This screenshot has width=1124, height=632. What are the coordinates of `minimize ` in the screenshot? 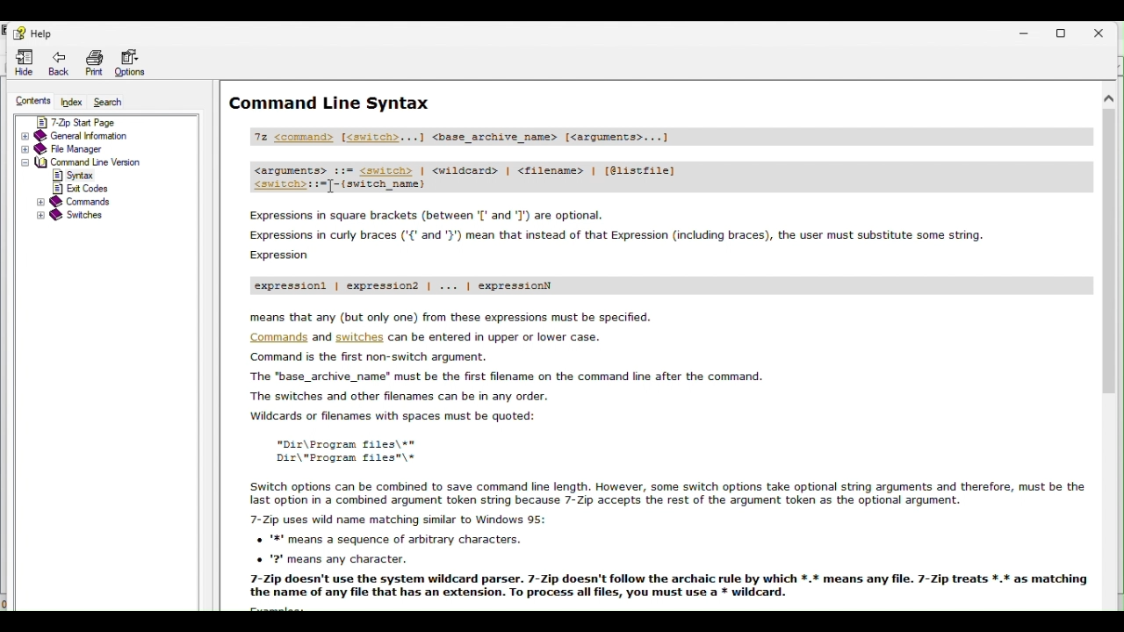 It's located at (1027, 32).